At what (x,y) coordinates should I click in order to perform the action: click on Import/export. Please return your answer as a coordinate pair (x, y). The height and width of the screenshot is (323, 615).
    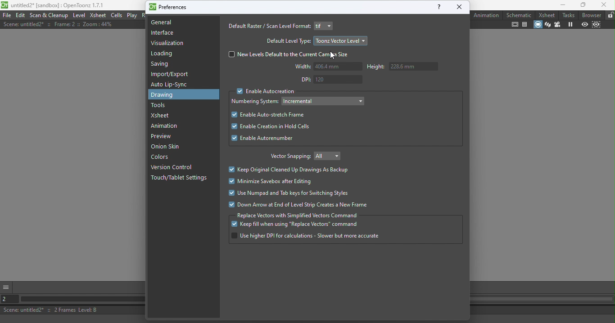
    Looking at the image, I should click on (172, 74).